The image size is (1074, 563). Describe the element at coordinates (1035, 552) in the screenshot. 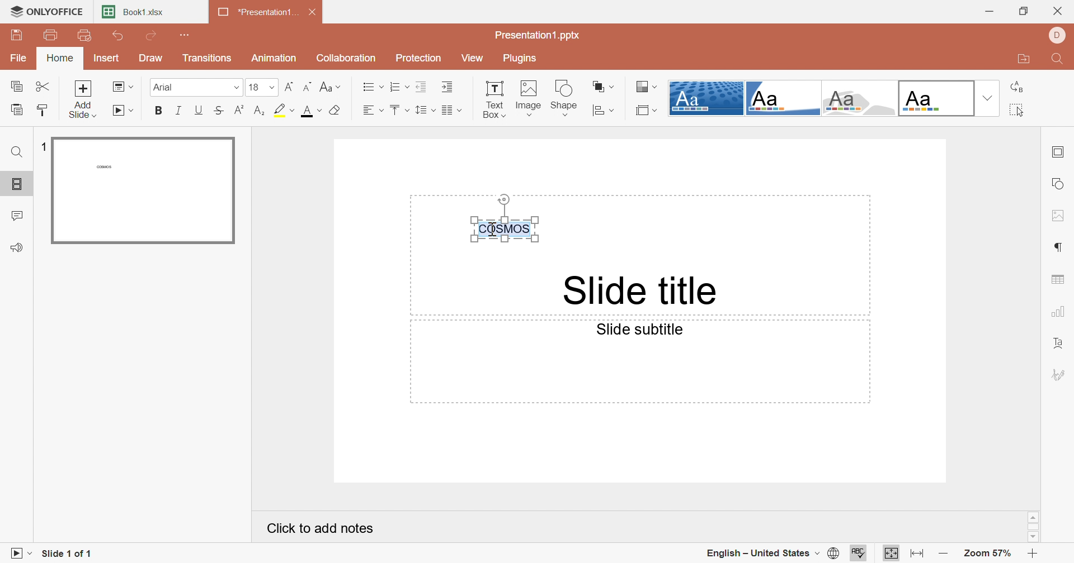

I see `Zoom in` at that location.